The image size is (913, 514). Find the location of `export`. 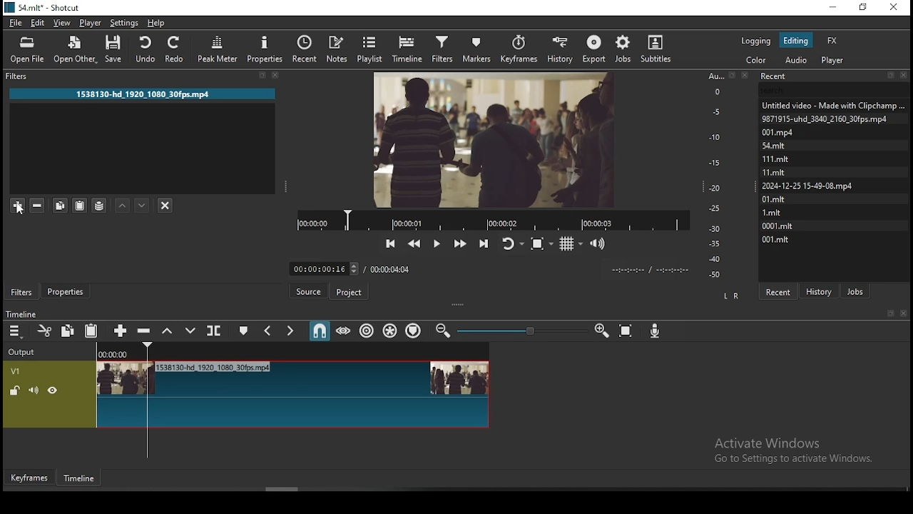

export is located at coordinates (593, 49).